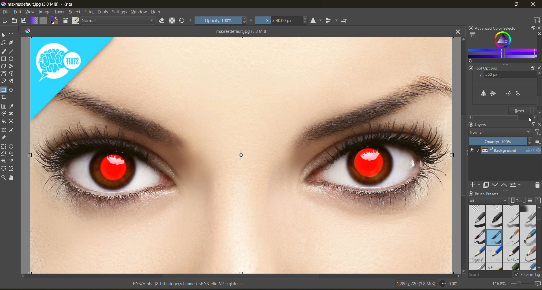  I want to click on tool, so click(11, 114).